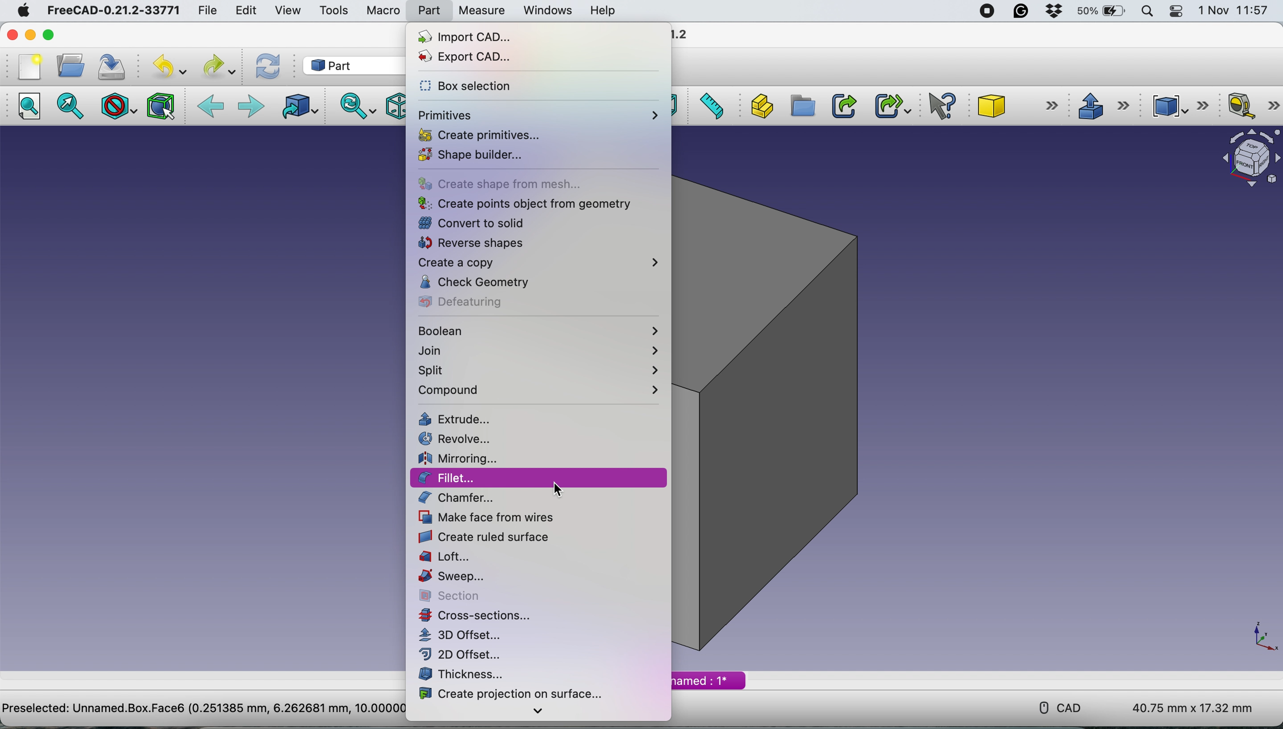  Describe the element at coordinates (245, 11) in the screenshot. I see `edit` at that location.